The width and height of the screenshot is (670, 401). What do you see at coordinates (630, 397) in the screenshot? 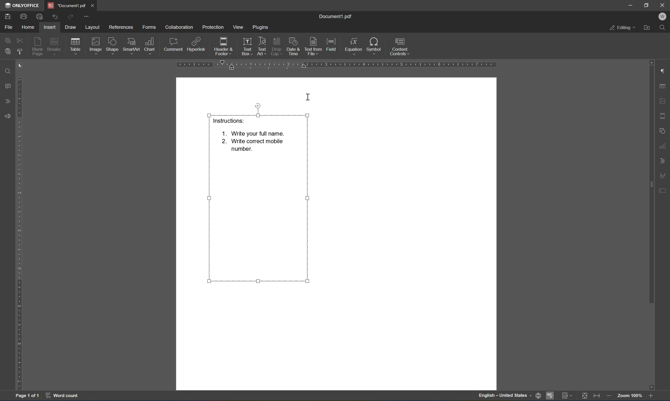
I see `zoom 100%` at bounding box center [630, 397].